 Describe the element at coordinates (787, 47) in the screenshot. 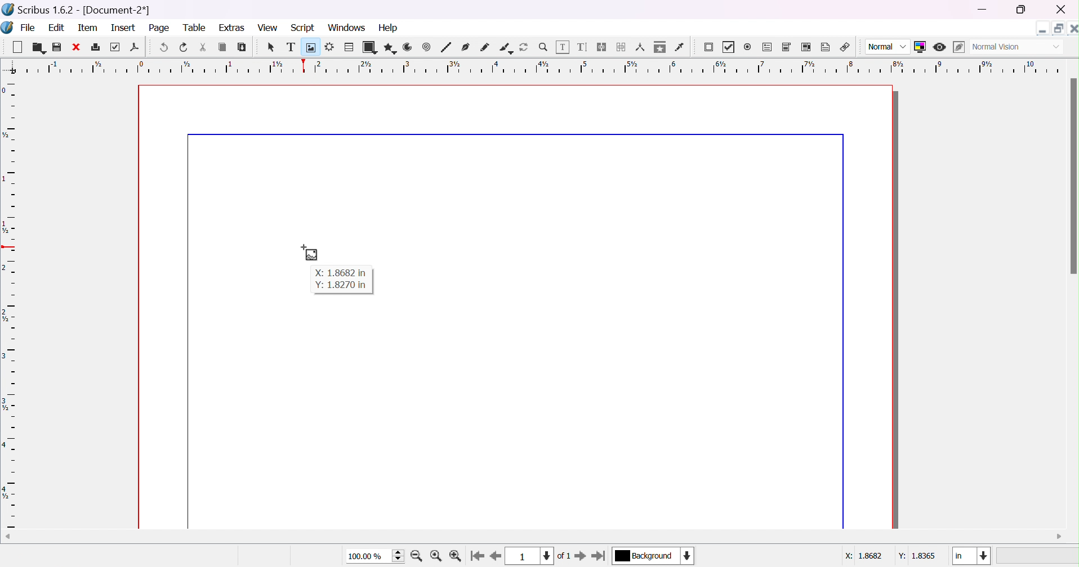

I see `PDF combo box` at that location.